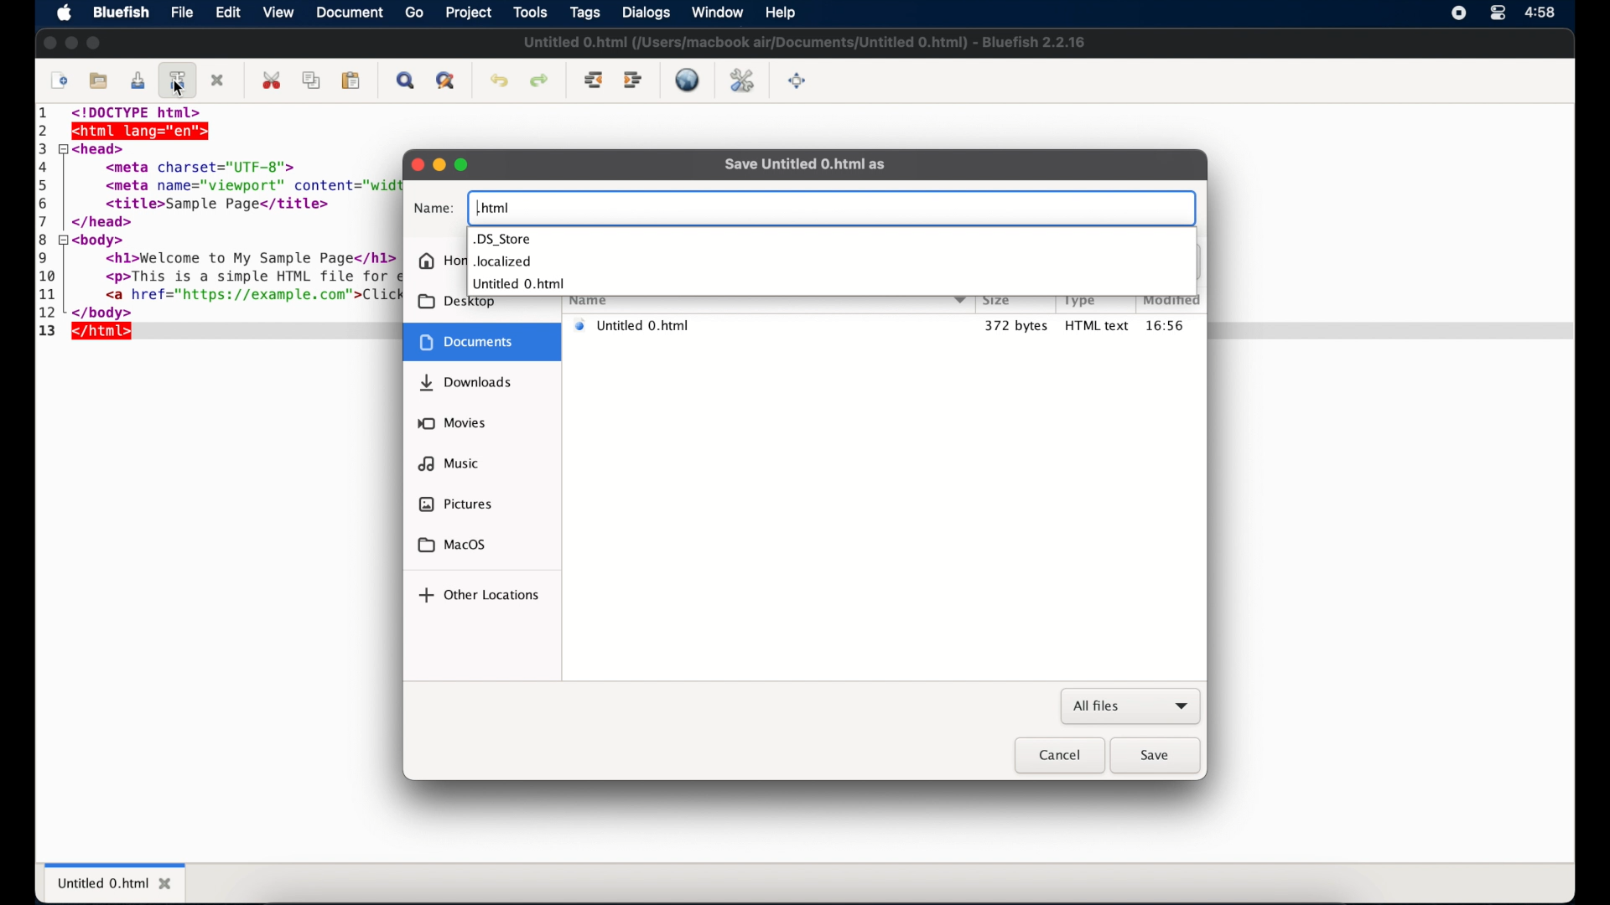 The height and width of the screenshot is (905, 1610). I want to click on html text, so click(1098, 325).